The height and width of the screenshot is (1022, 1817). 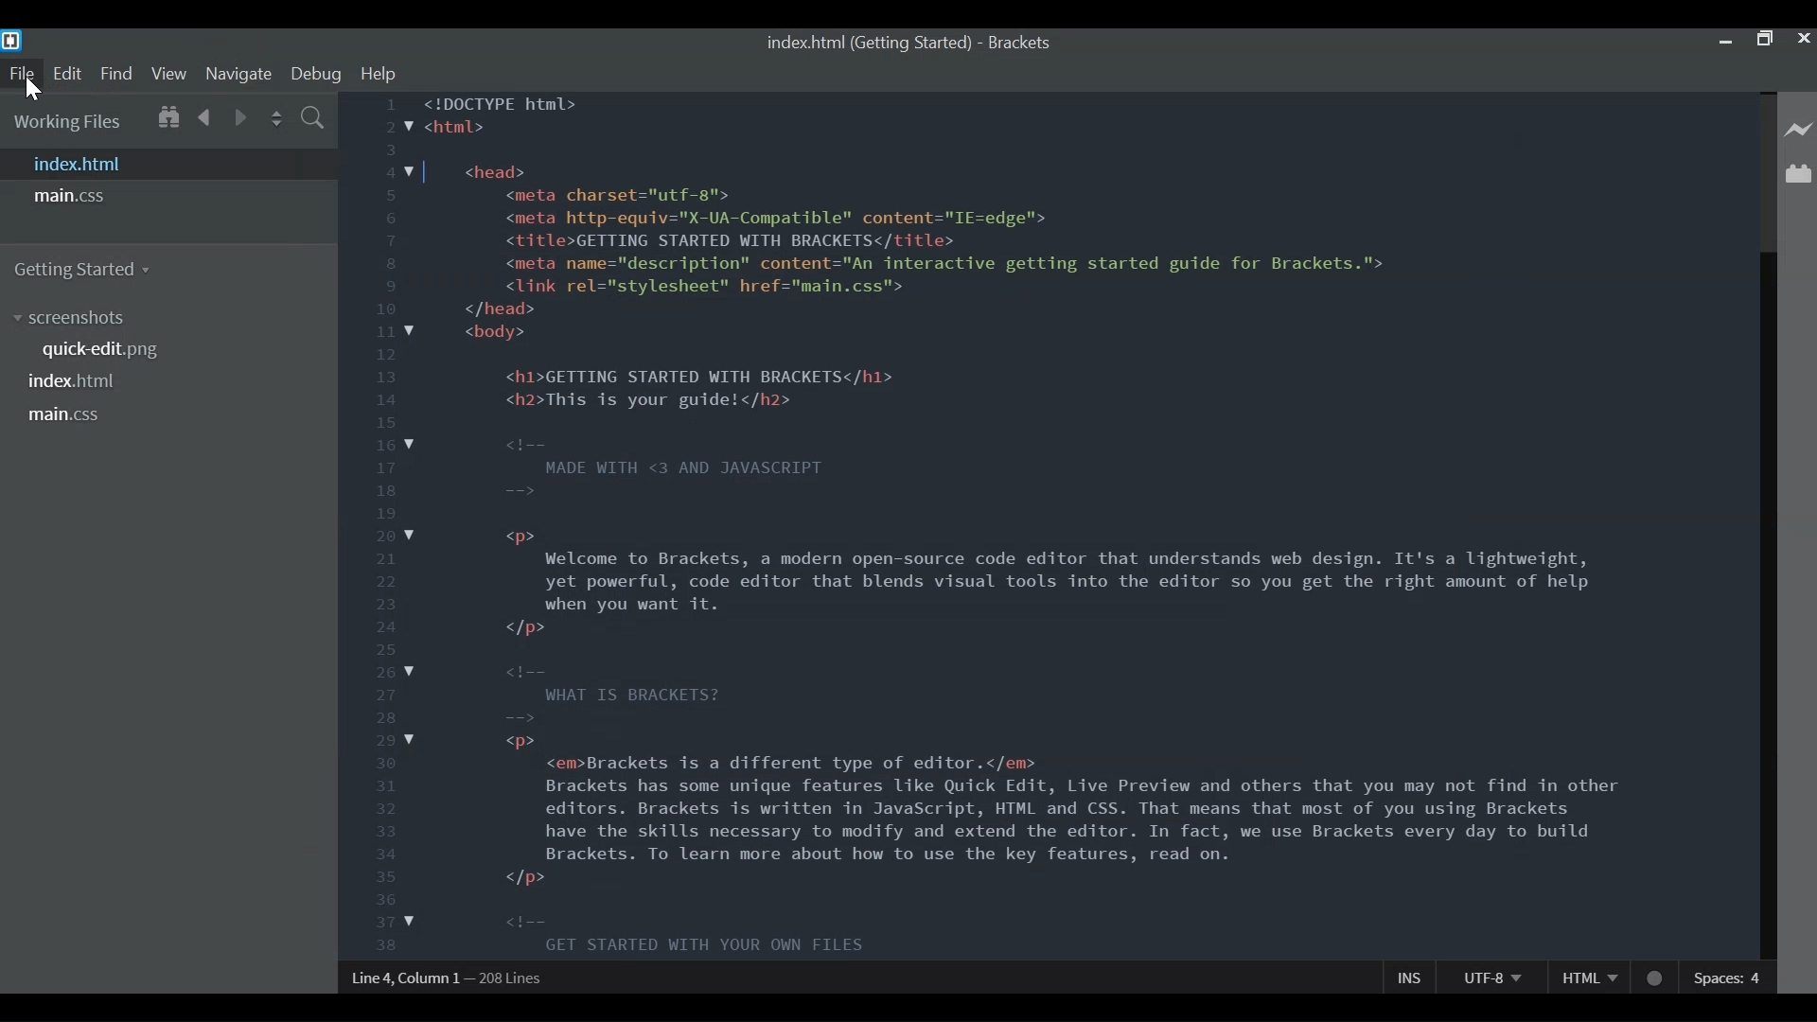 I want to click on Live Preview, so click(x=1798, y=123).